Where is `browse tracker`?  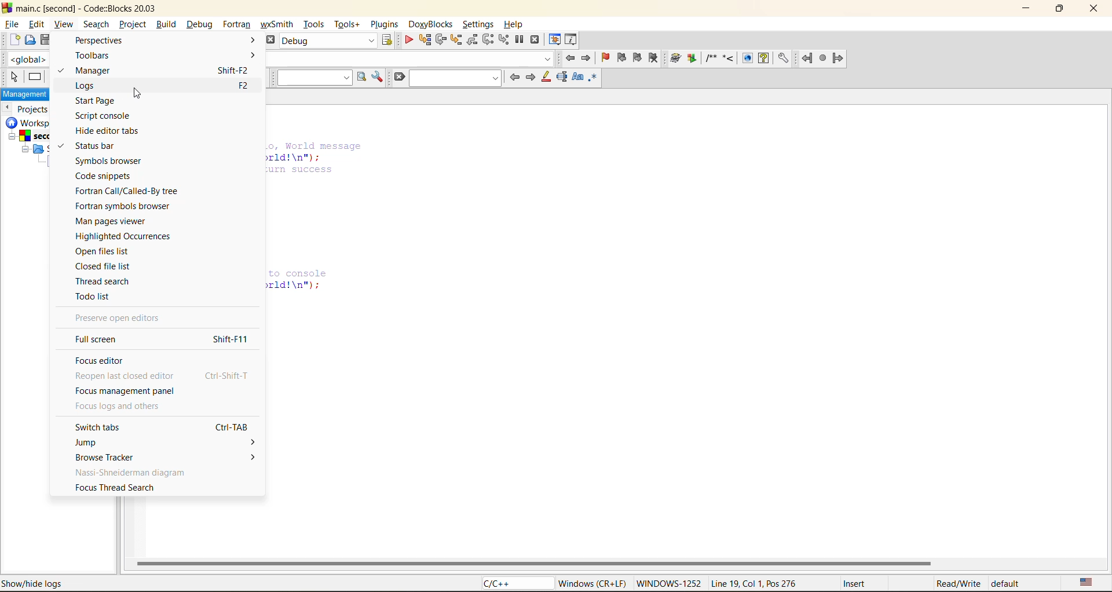 browse tracker is located at coordinates (103, 457).